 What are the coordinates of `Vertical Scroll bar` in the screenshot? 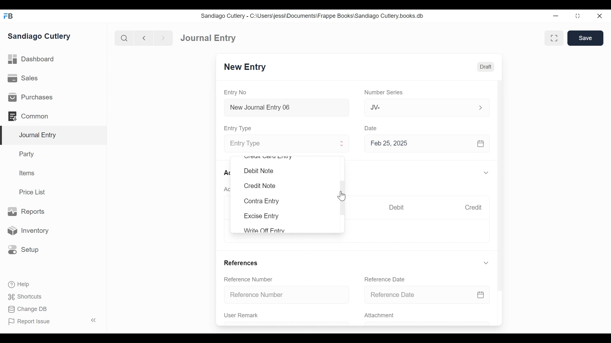 It's located at (501, 180).